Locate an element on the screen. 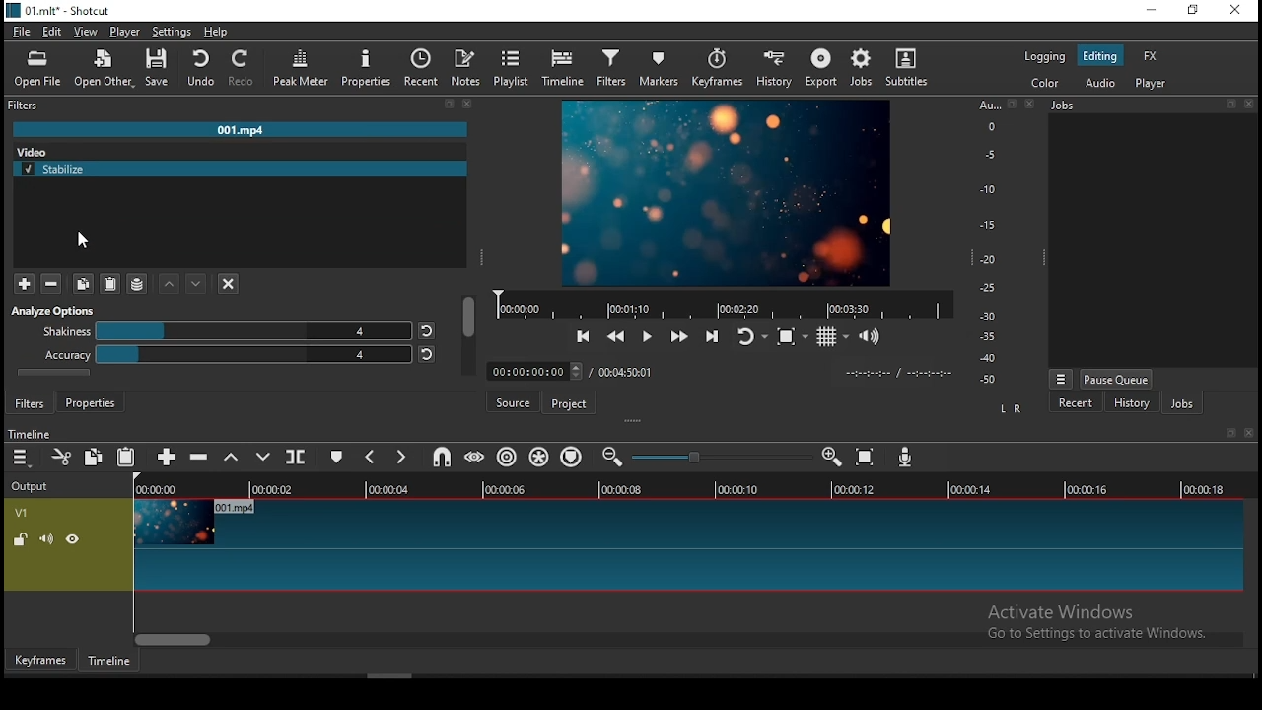 The image size is (1262, 710). properties is located at coordinates (91, 403).